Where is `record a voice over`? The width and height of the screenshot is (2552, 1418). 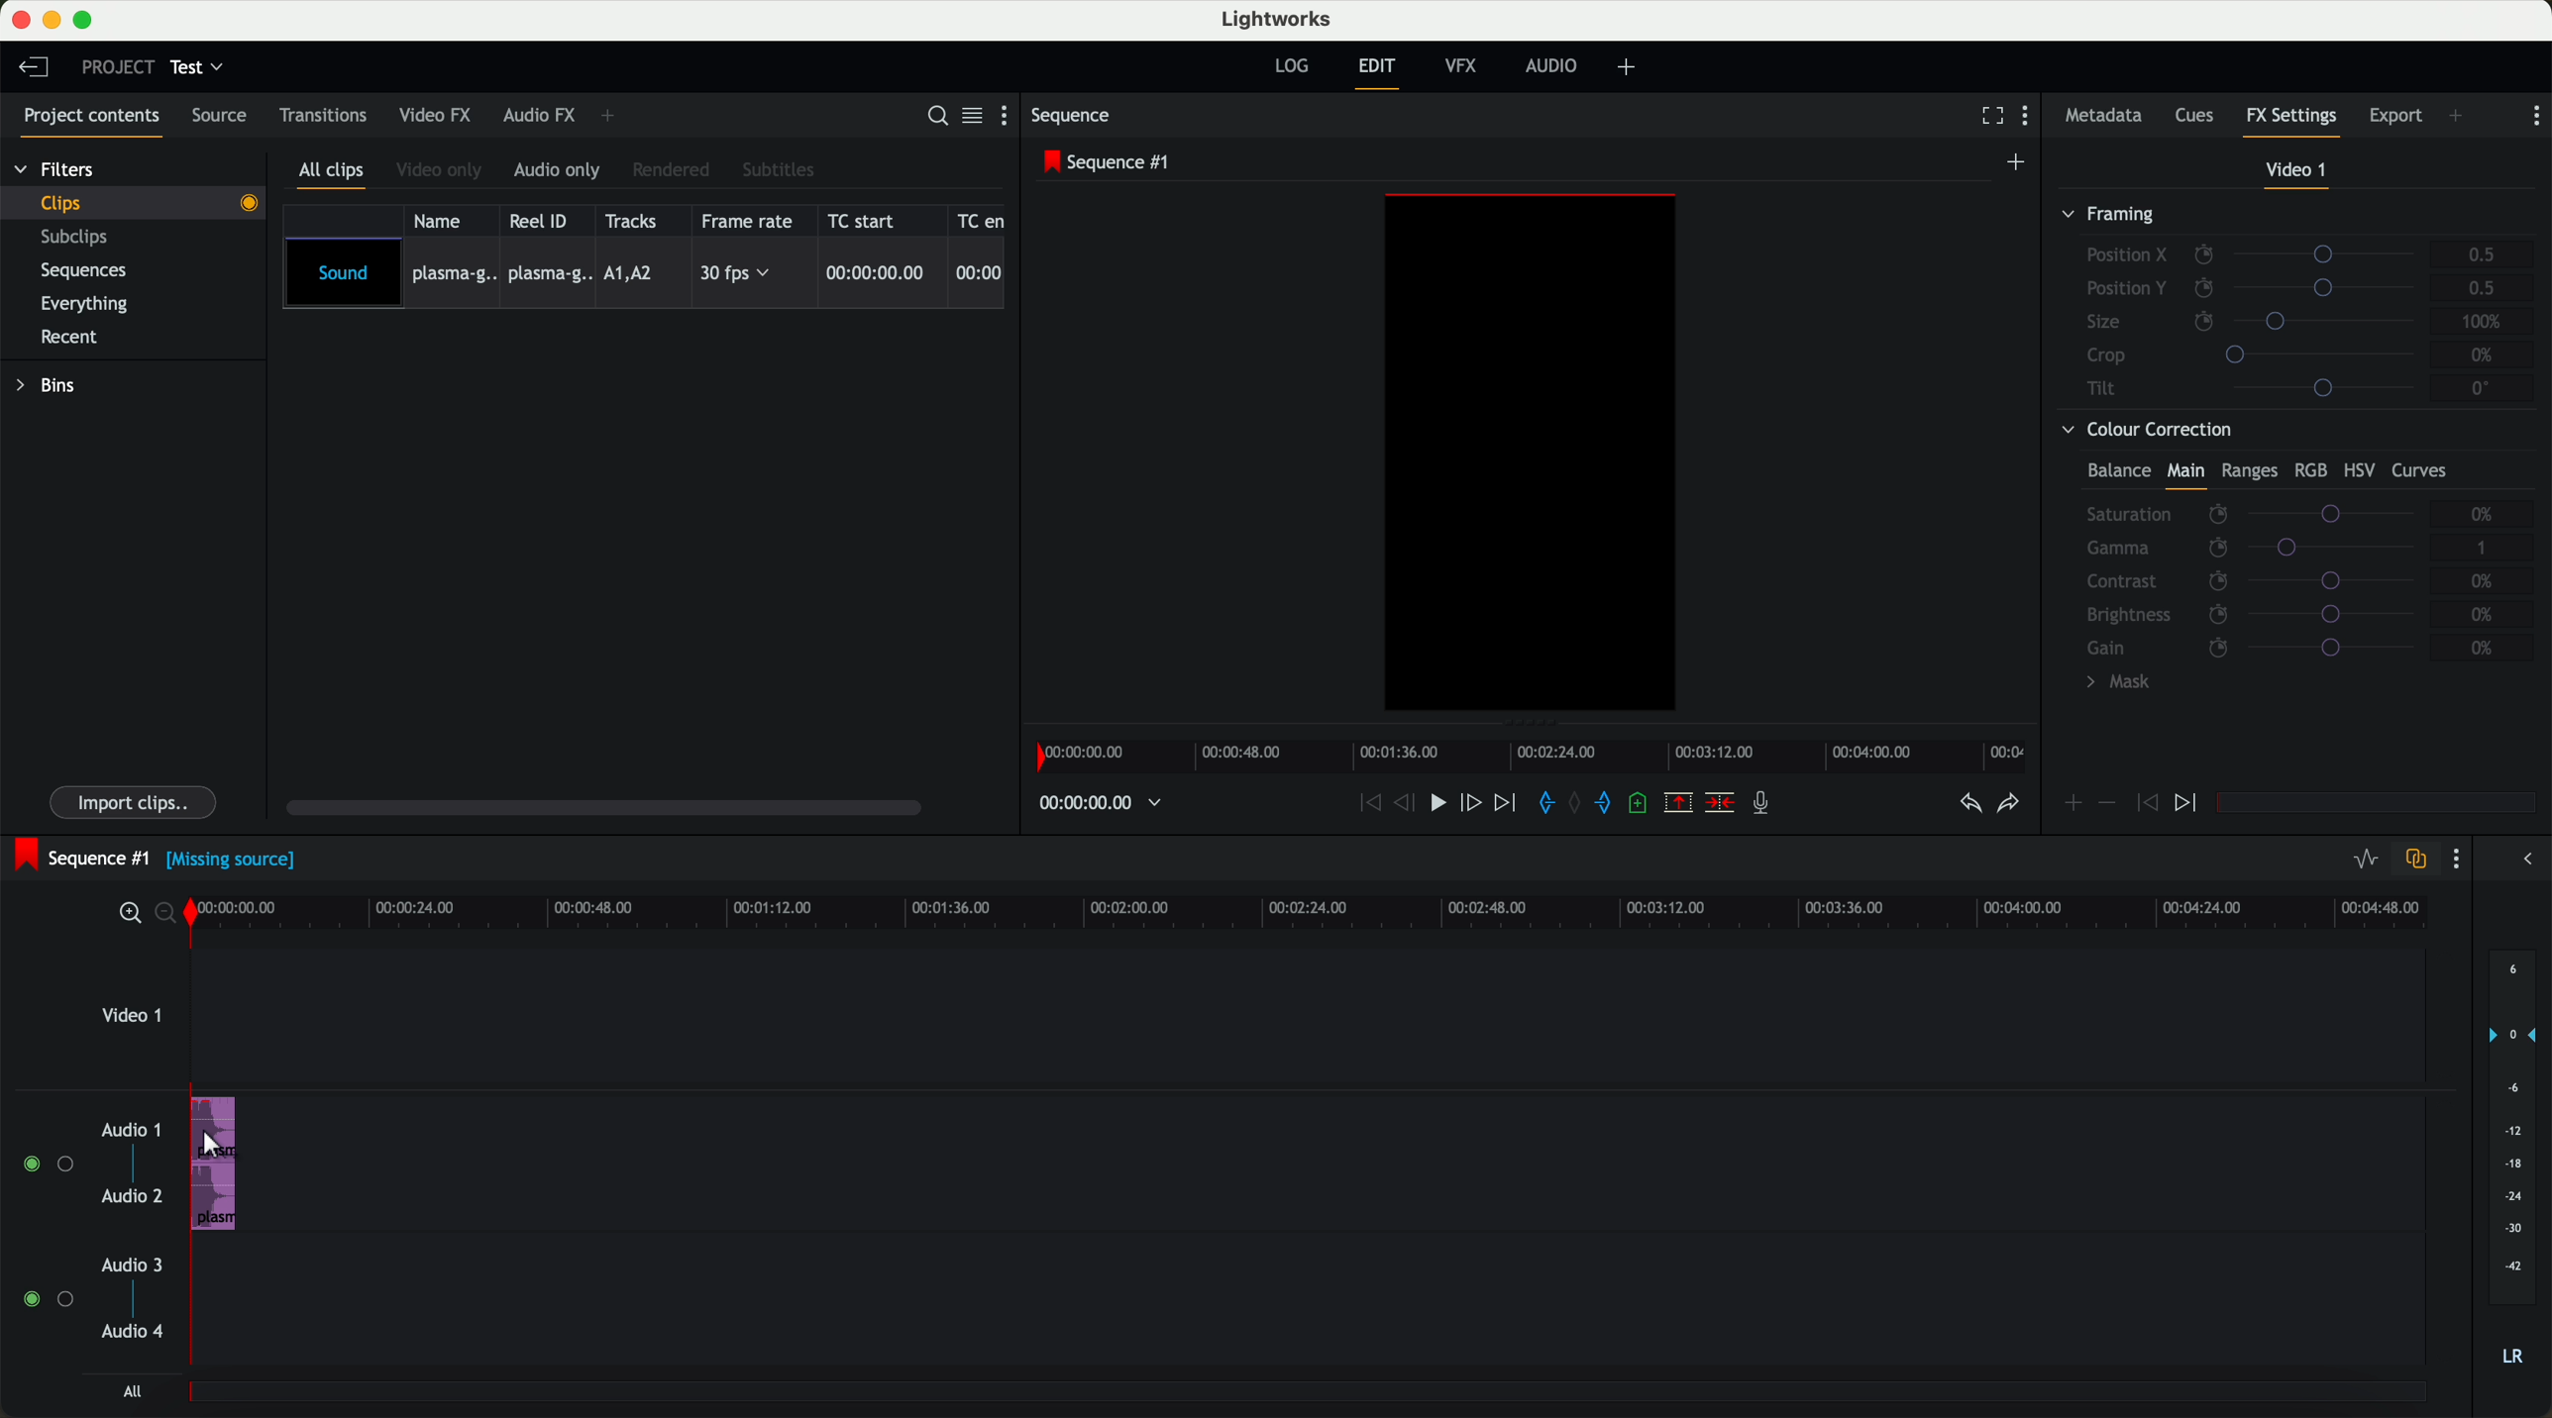
record a voice over is located at coordinates (1766, 806).